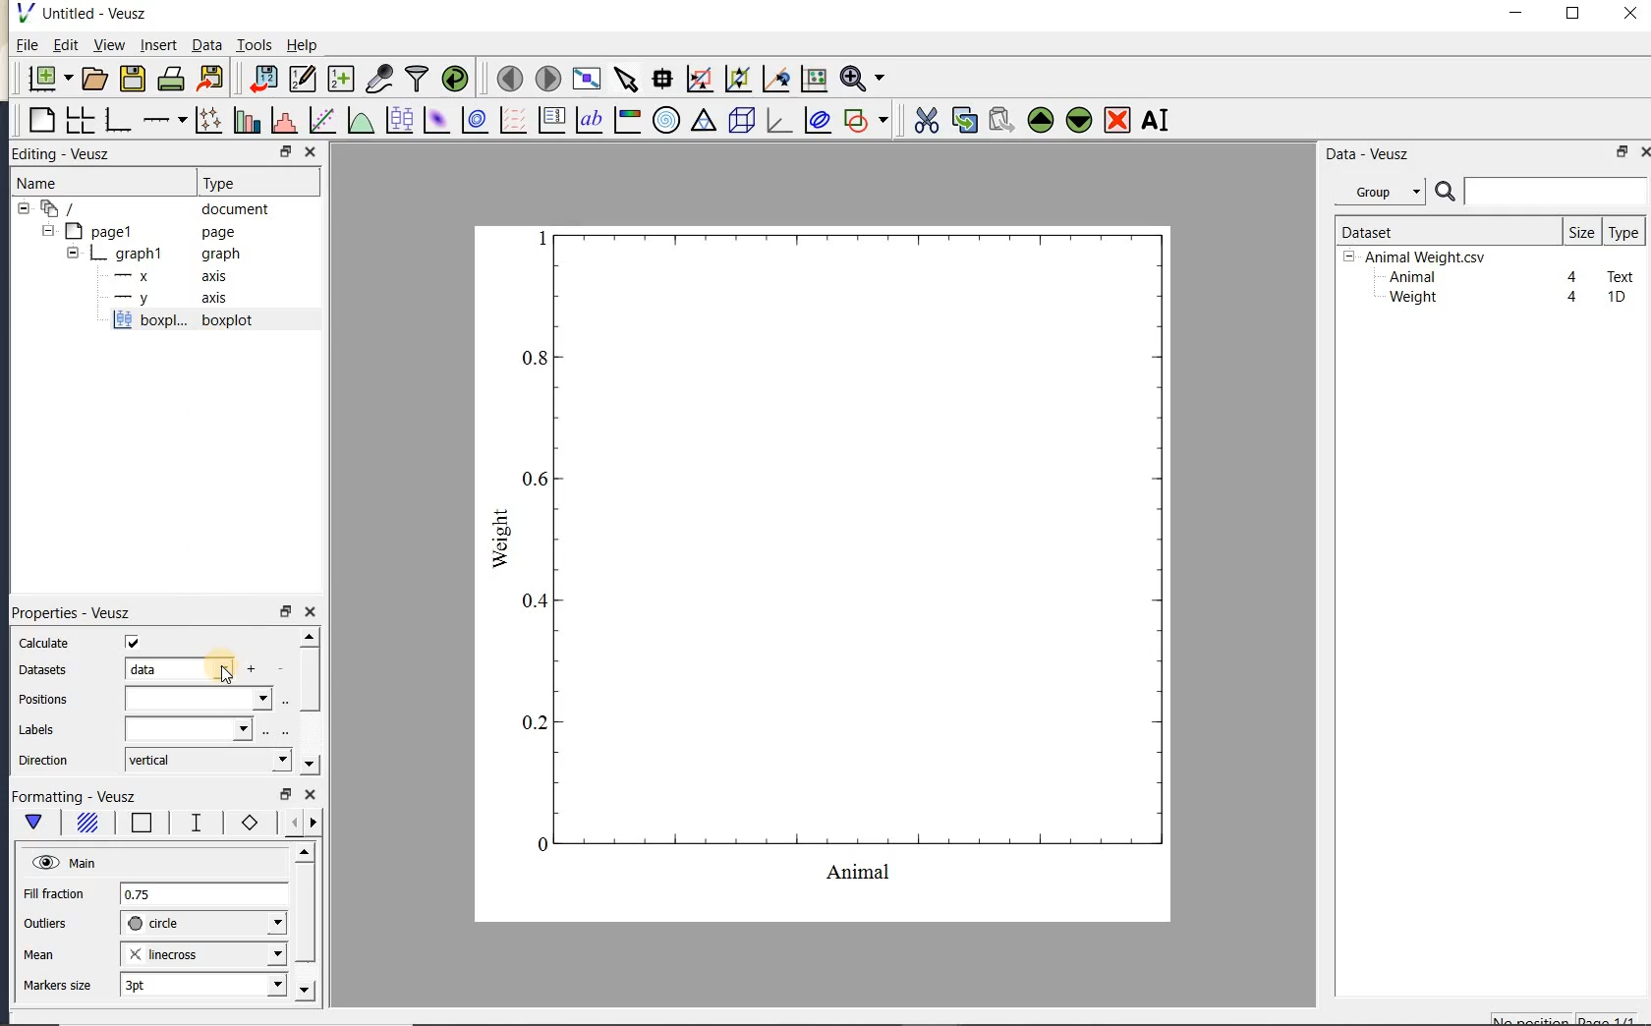 The image size is (1651, 1026). Describe the element at coordinates (703, 123) in the screenshot. I see `ternary graph` at that location.